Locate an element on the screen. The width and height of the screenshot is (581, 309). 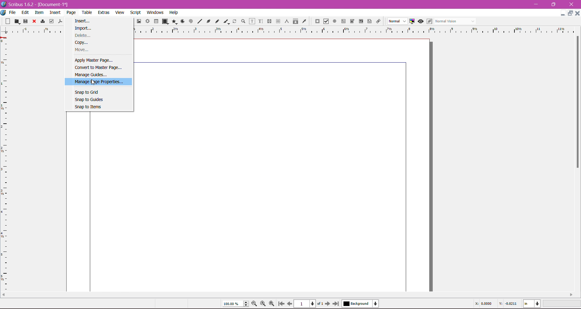
Move is located at coordinates (84, 50).